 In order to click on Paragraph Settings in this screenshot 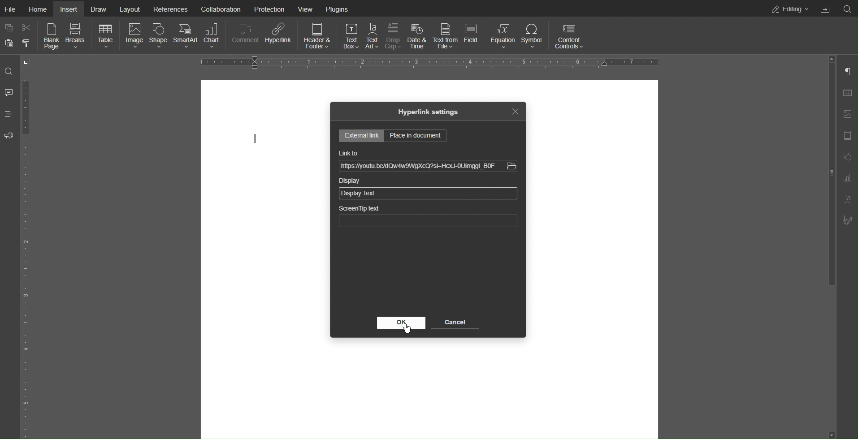, I will do `click(847, 69)`.